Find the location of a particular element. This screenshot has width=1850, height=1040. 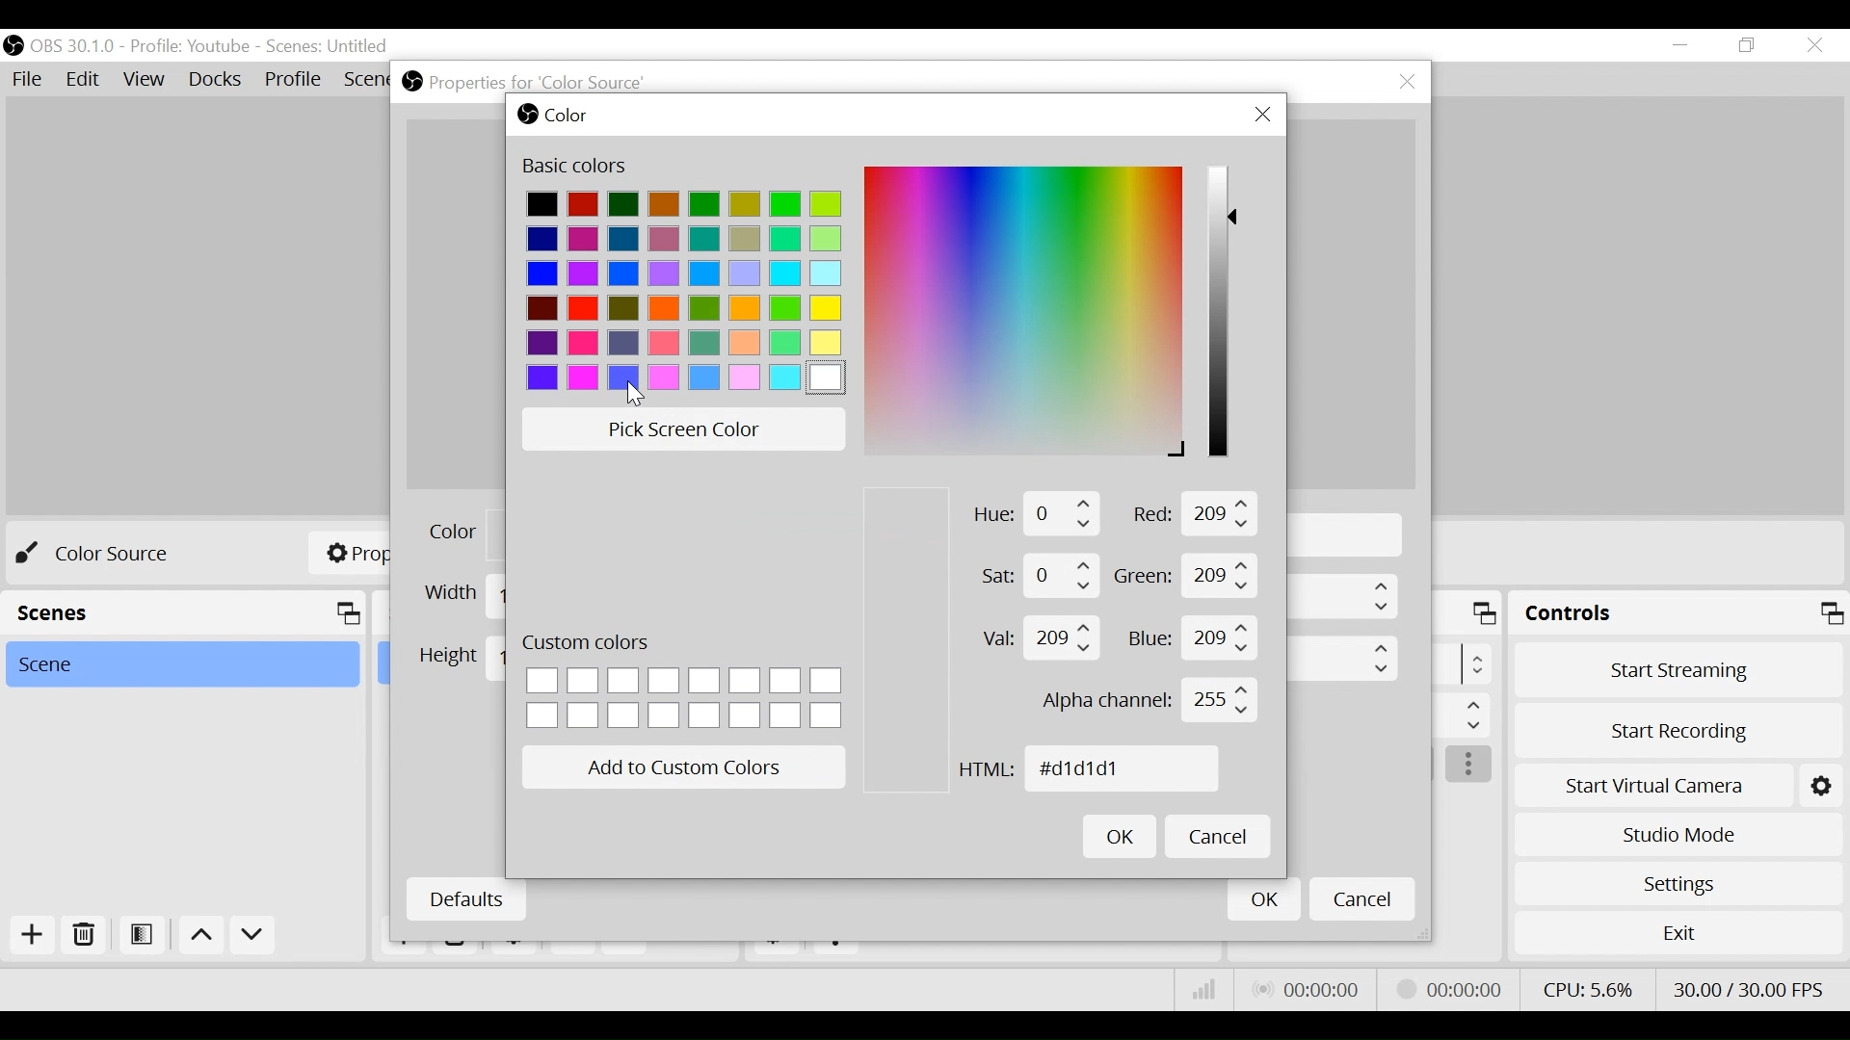

Scenes is located at coordinates (329, 47).